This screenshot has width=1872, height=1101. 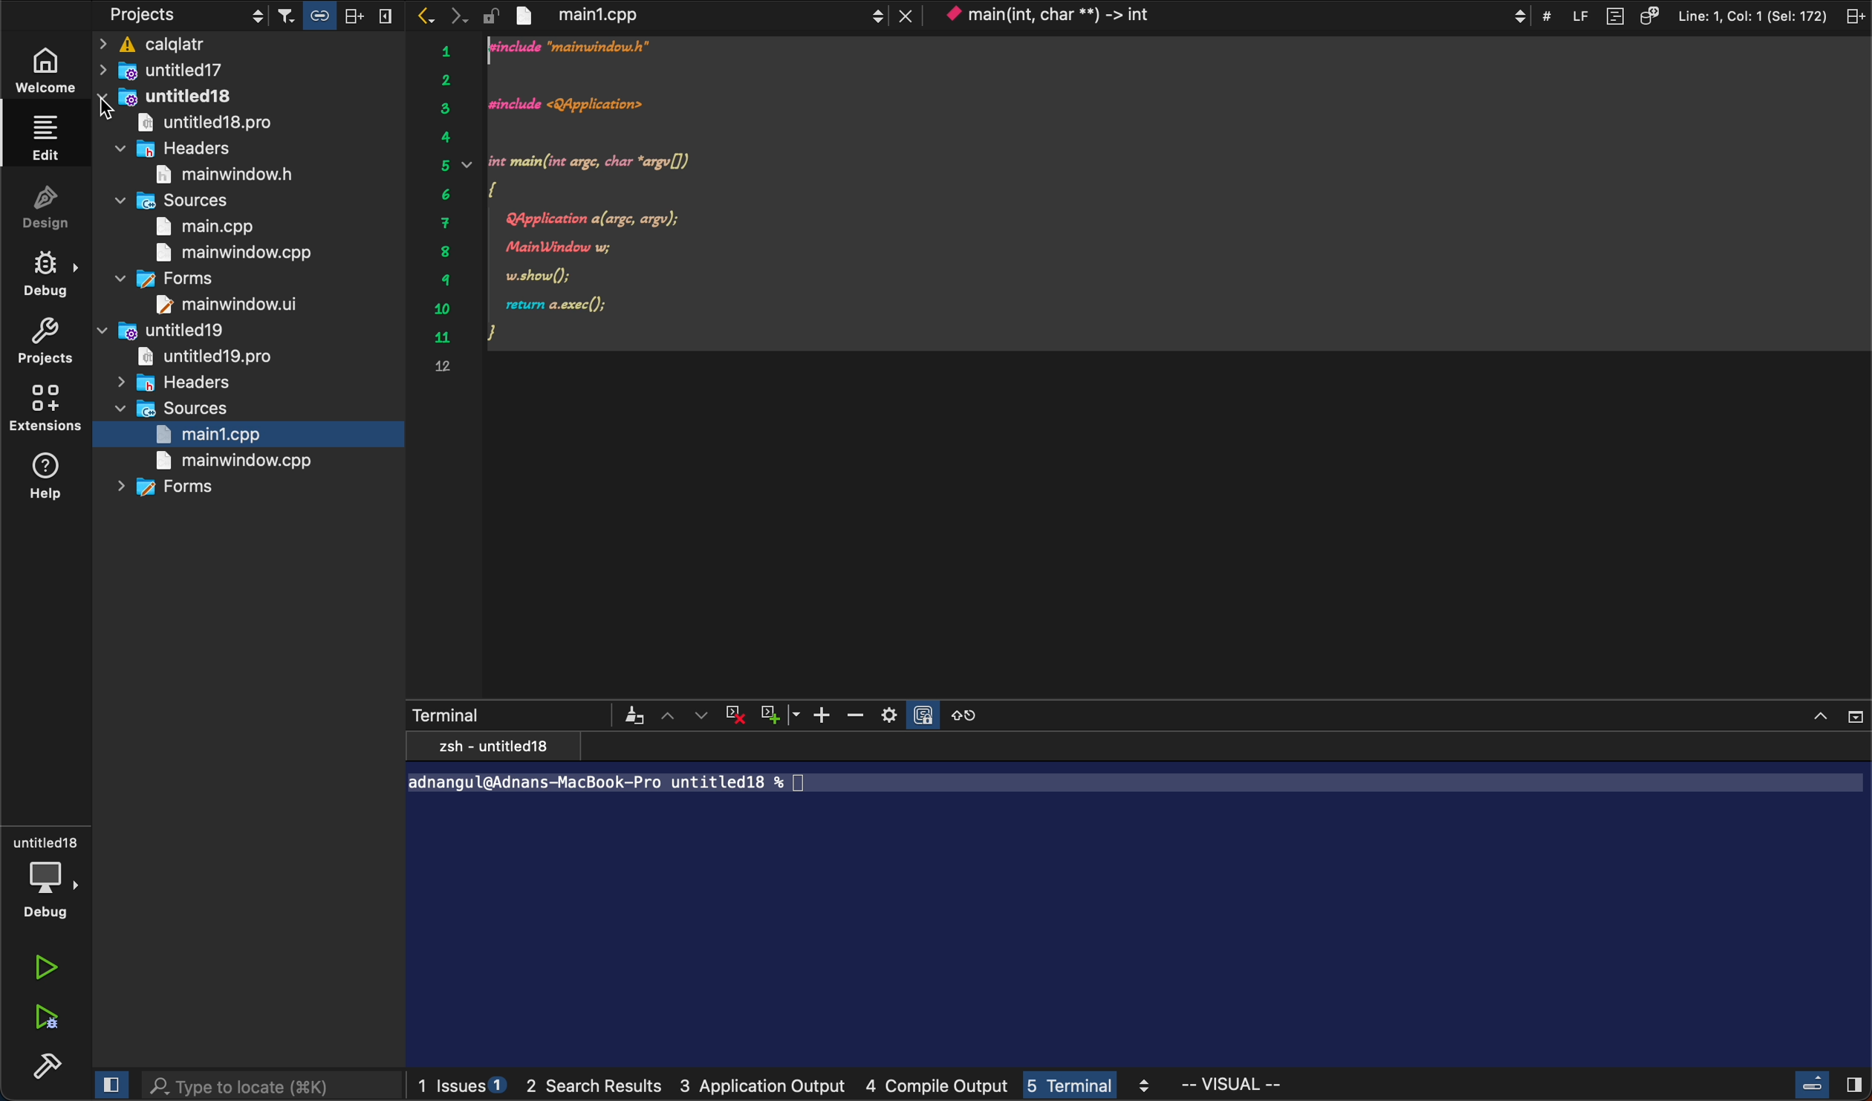 I want to click on sources, so click(x=170, y=203).